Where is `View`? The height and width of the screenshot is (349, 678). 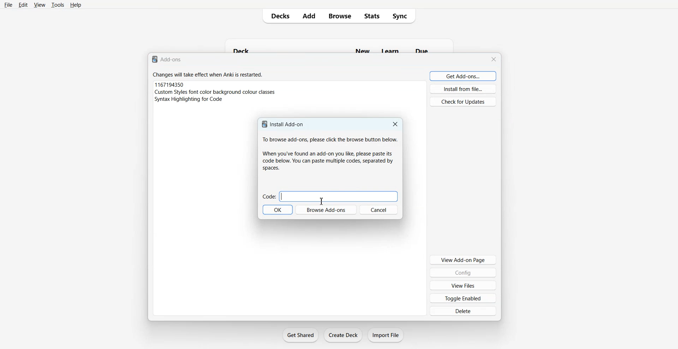
View is located at coordinates (39, 5).